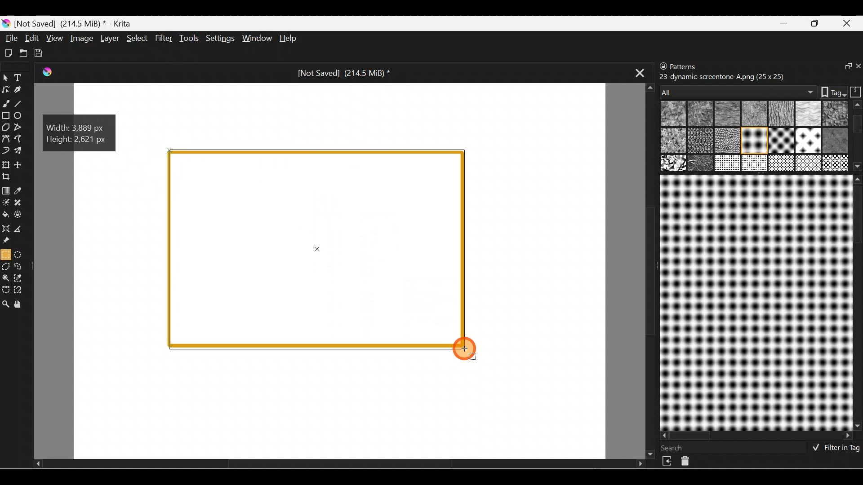 The image size is (863, 485). I want to click on Zoom tool, so click(6, 305).